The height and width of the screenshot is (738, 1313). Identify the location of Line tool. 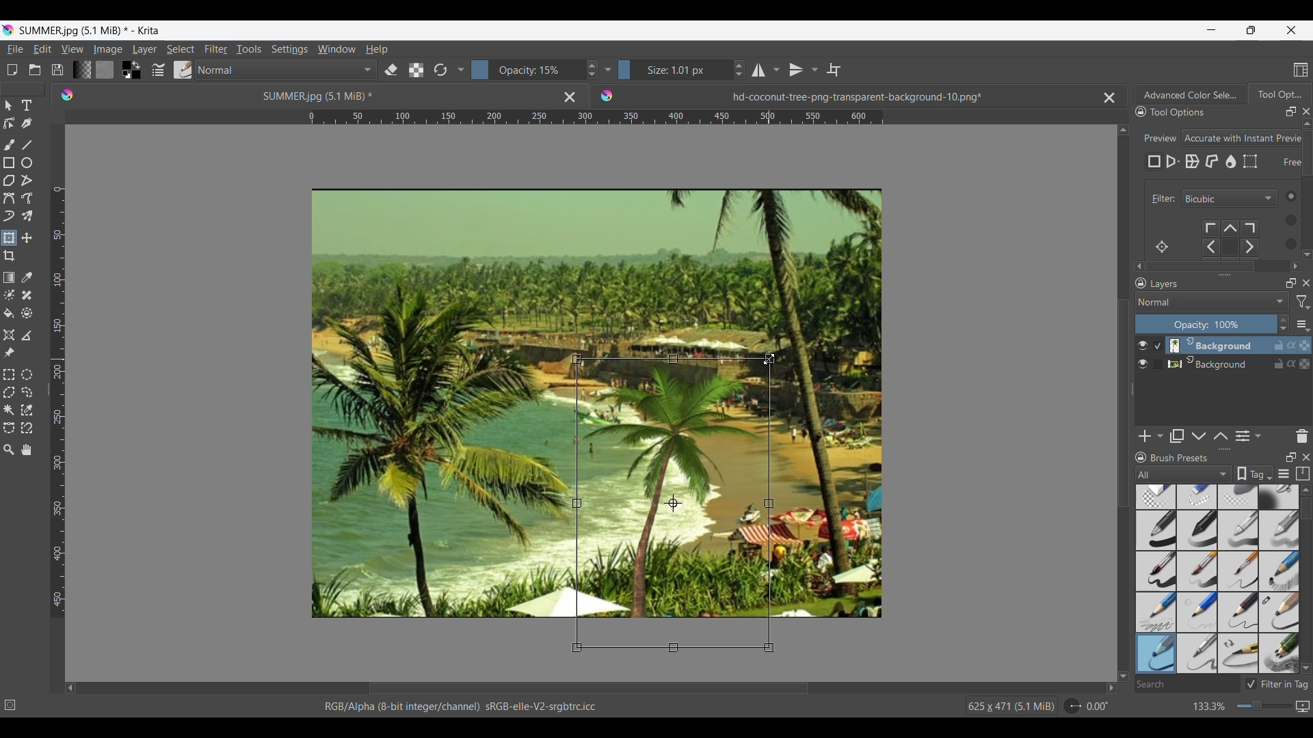
(26, 145).